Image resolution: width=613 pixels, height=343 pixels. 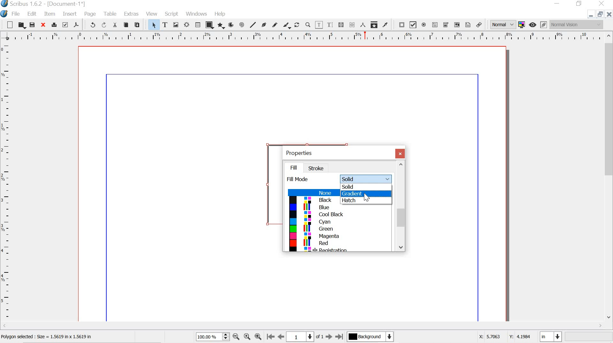 I want to click on view, so click(x=153, y=13).